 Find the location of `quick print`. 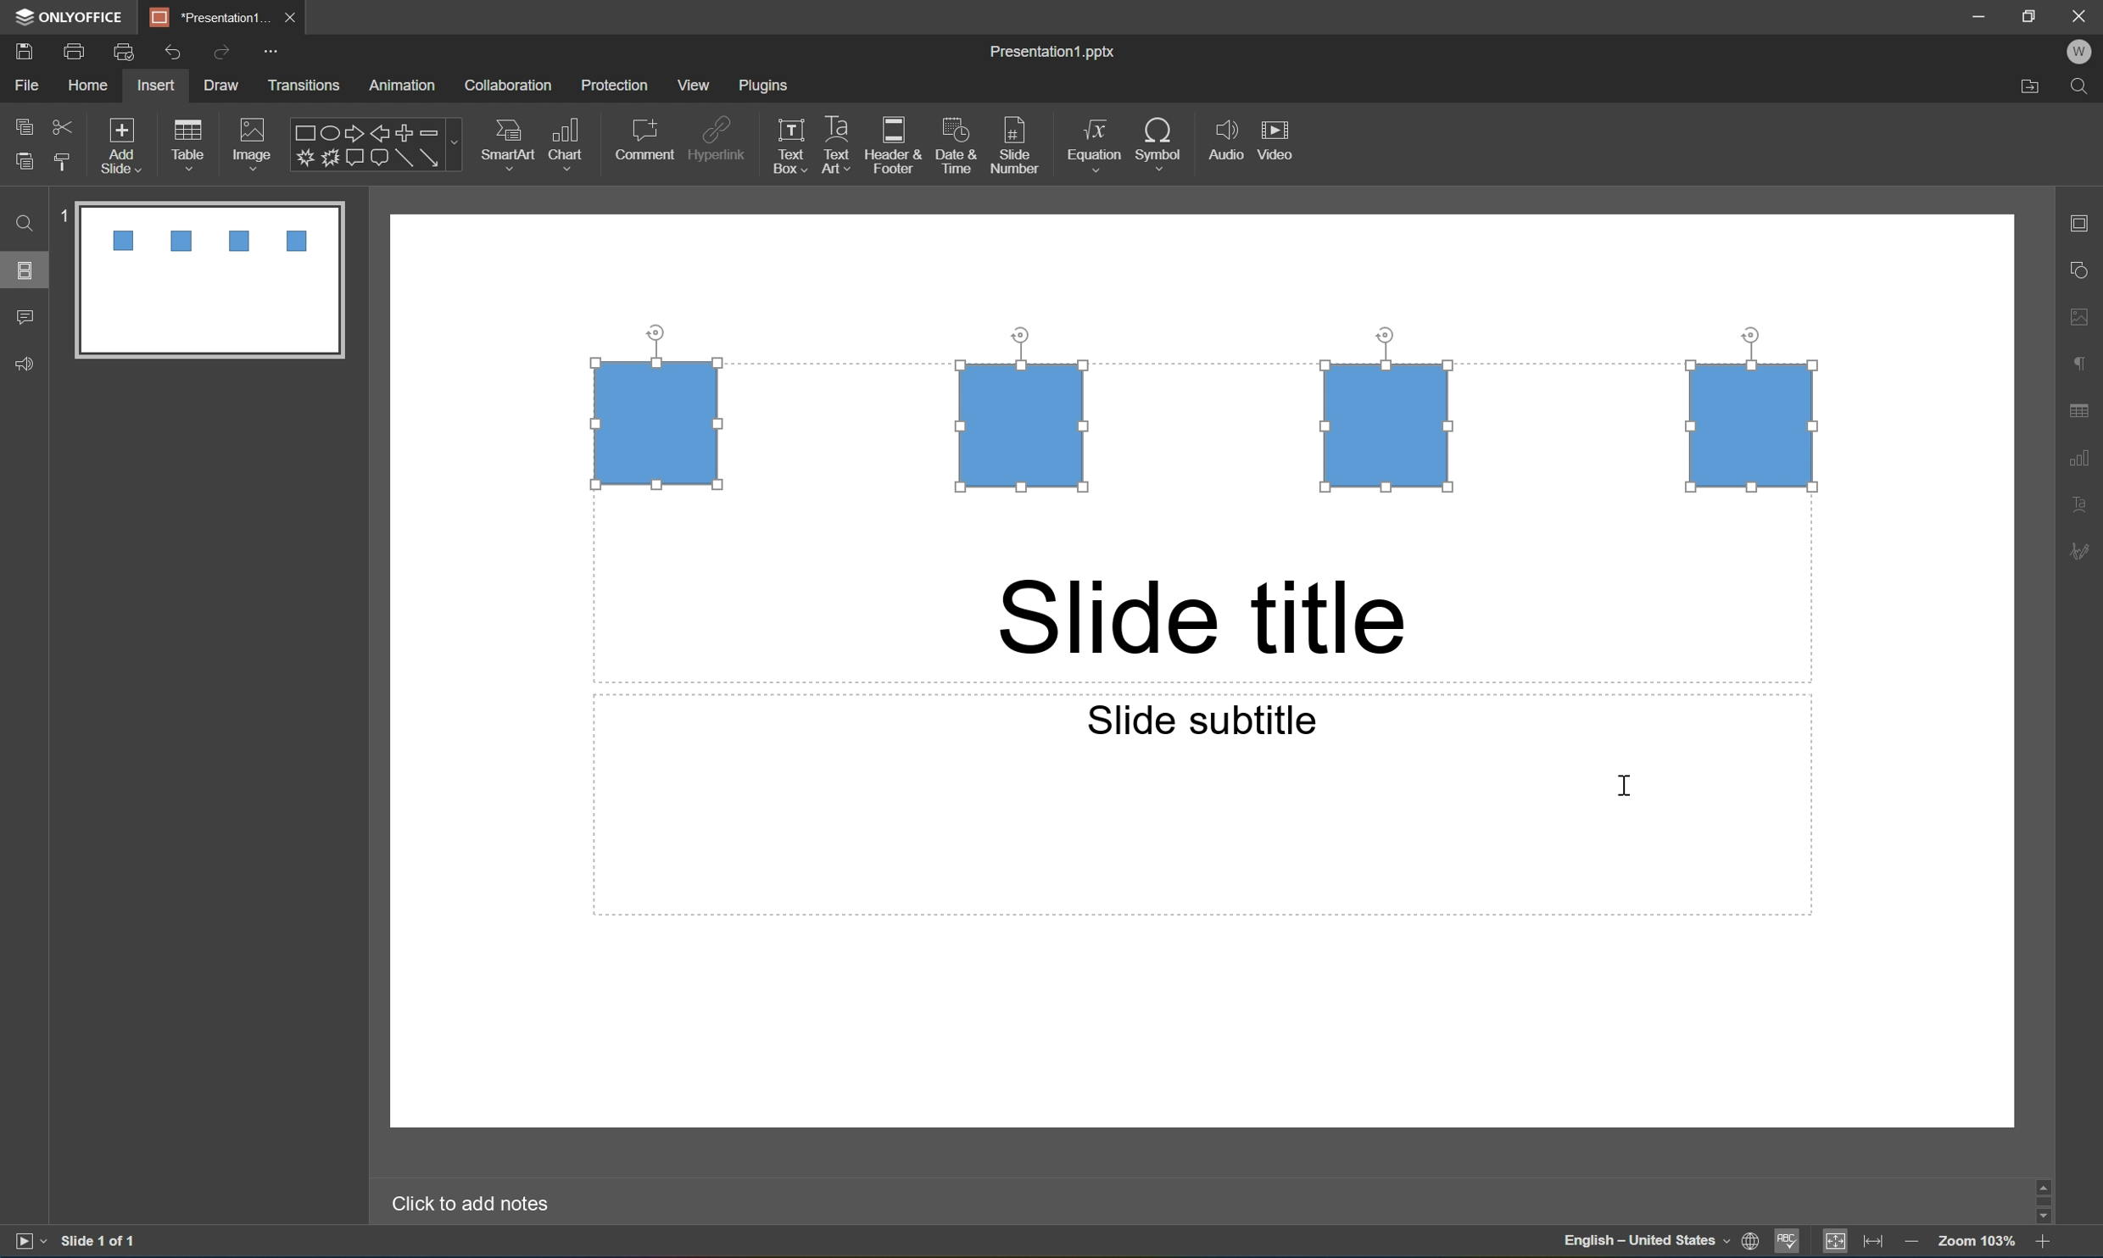

quick print is located at coordinates (124, 50).